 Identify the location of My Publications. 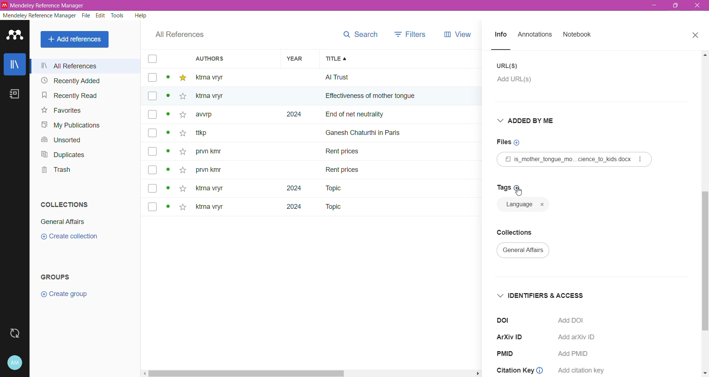
(72, 125).